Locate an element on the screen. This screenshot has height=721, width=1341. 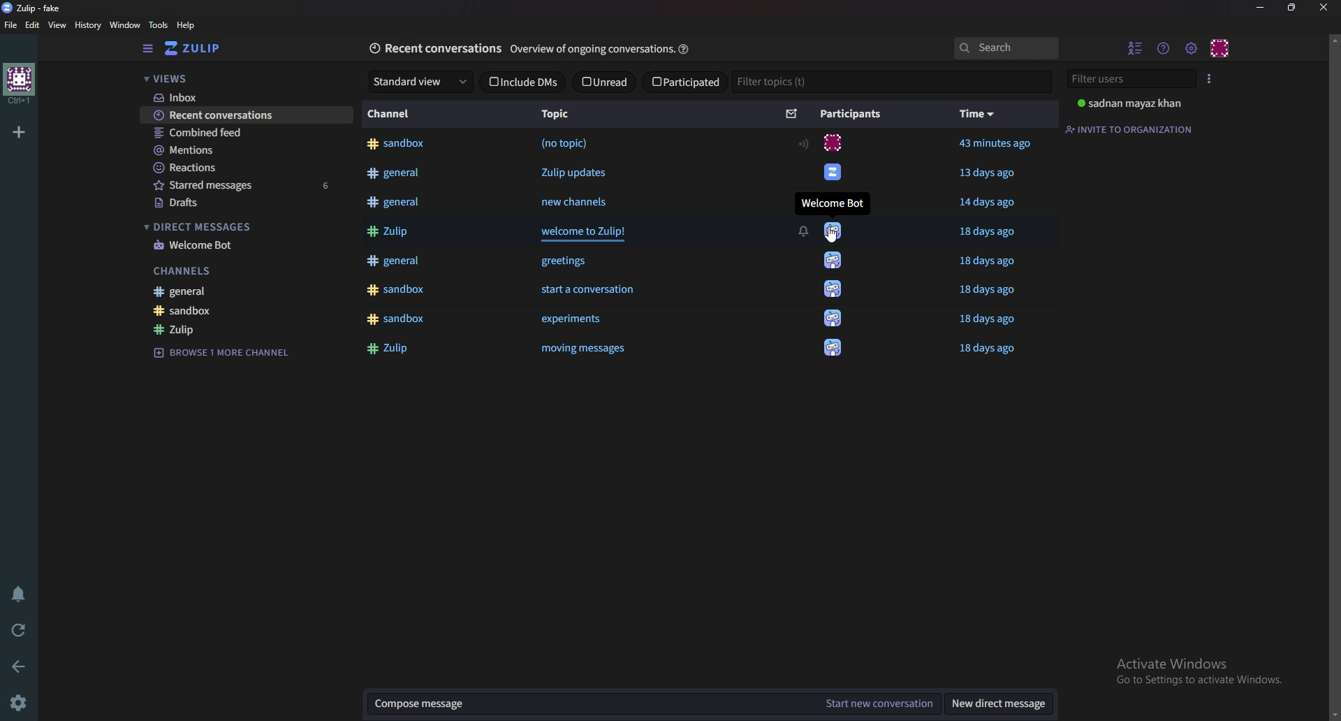
13 days ago is located at coordinates (992, 173).